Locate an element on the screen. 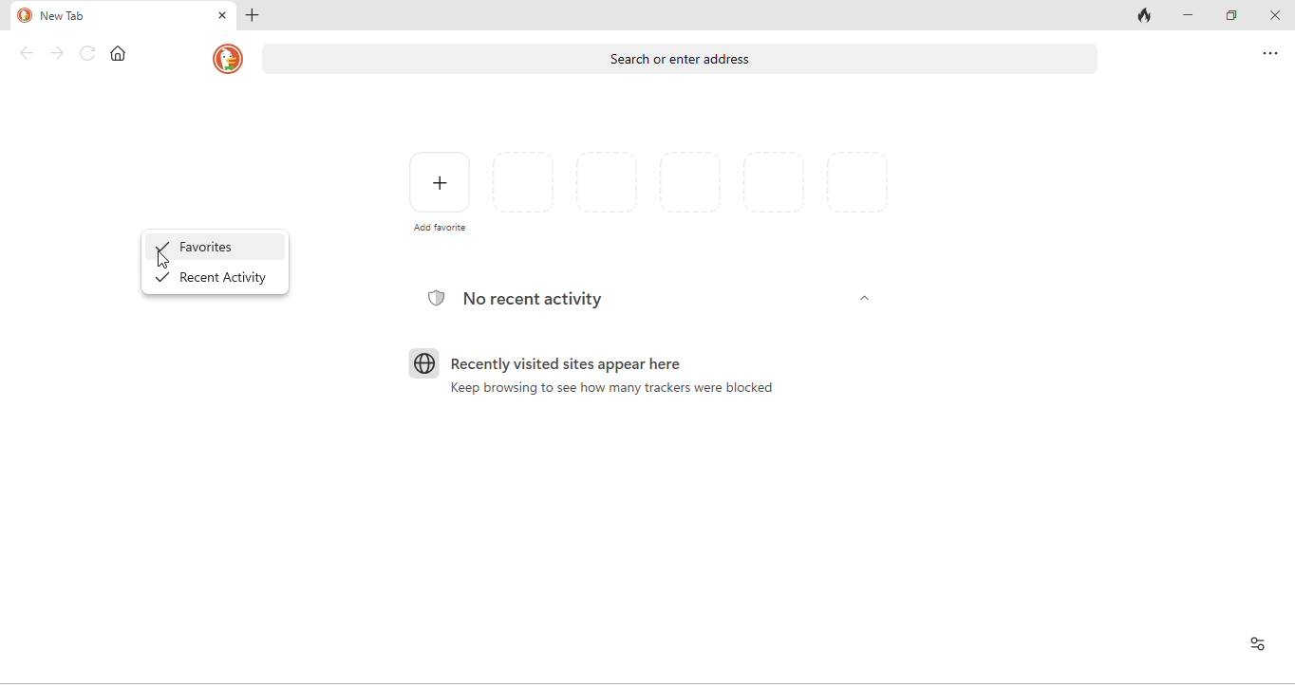 The width and height of the screenshot is (1295, 685). new tab is located at coordinates (65, 17).